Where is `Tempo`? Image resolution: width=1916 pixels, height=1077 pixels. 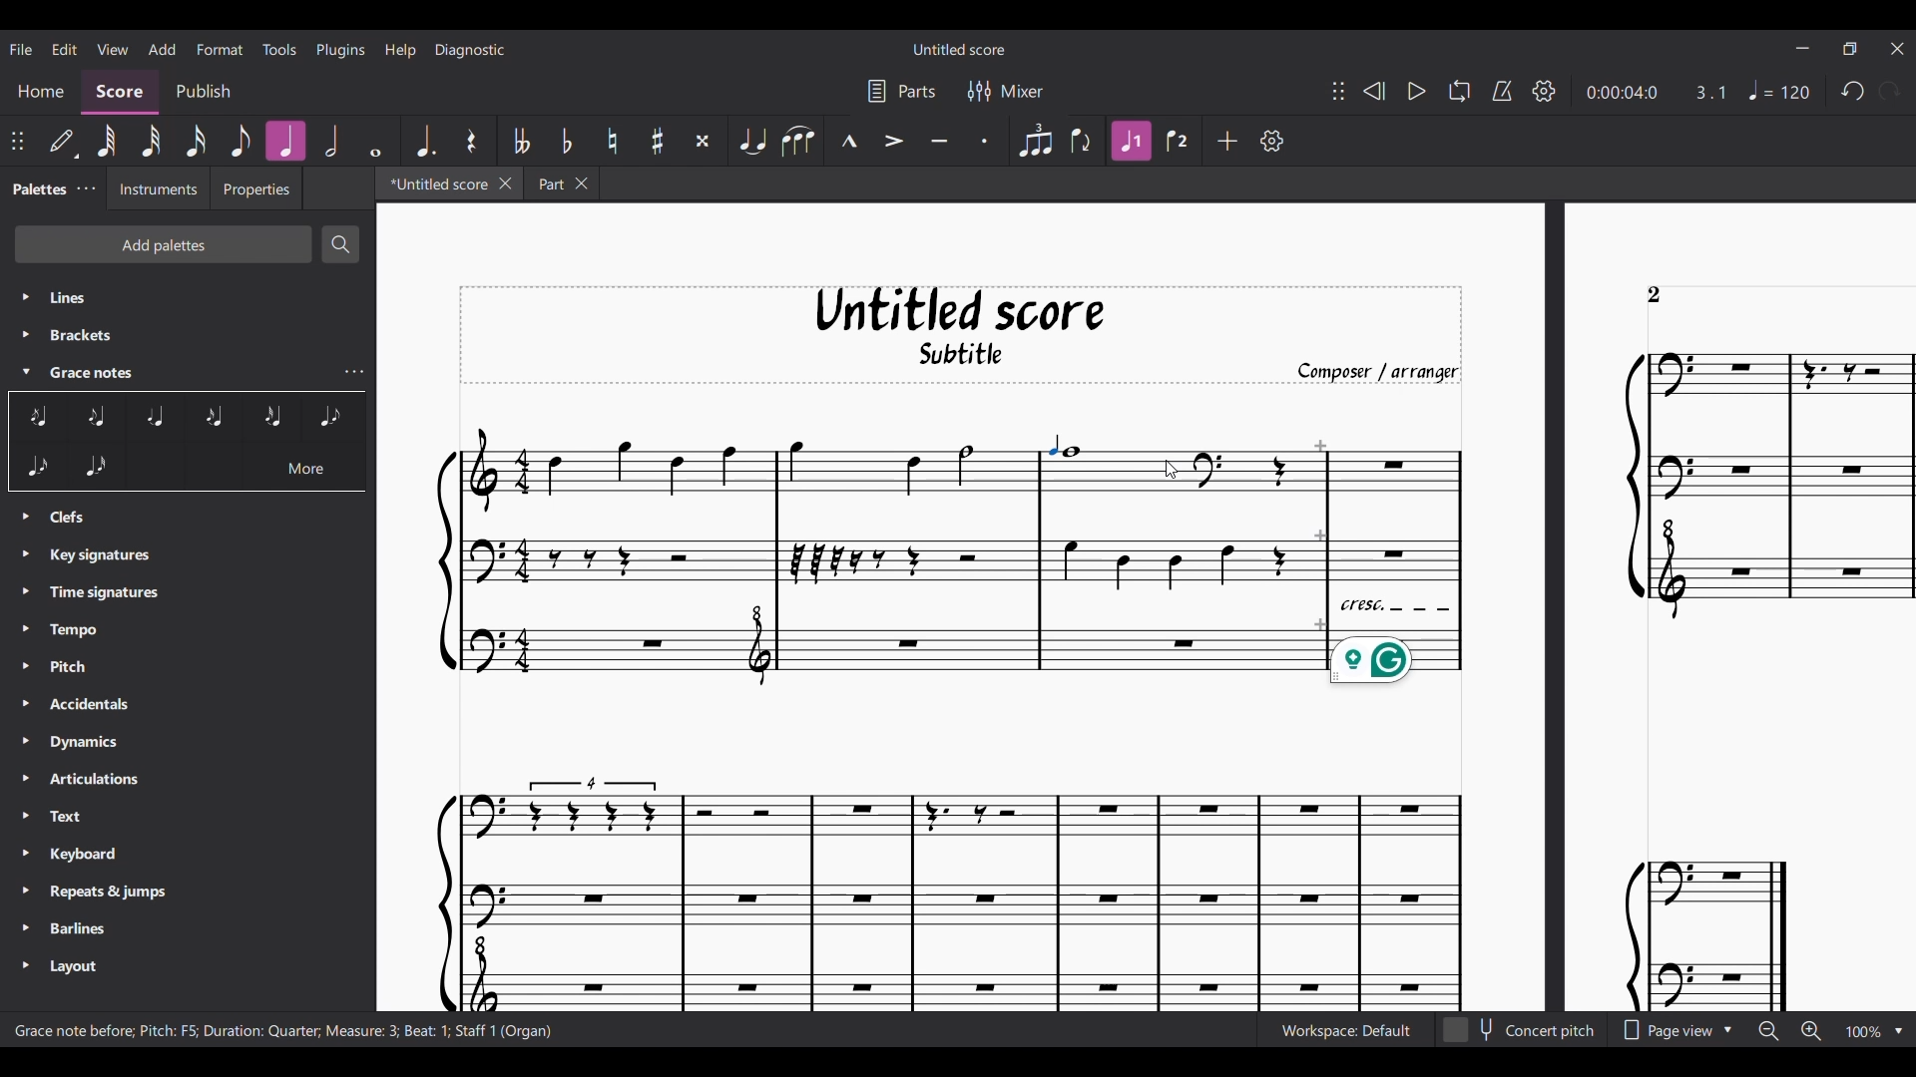
Tempo is located at coordinates (1779, 90).